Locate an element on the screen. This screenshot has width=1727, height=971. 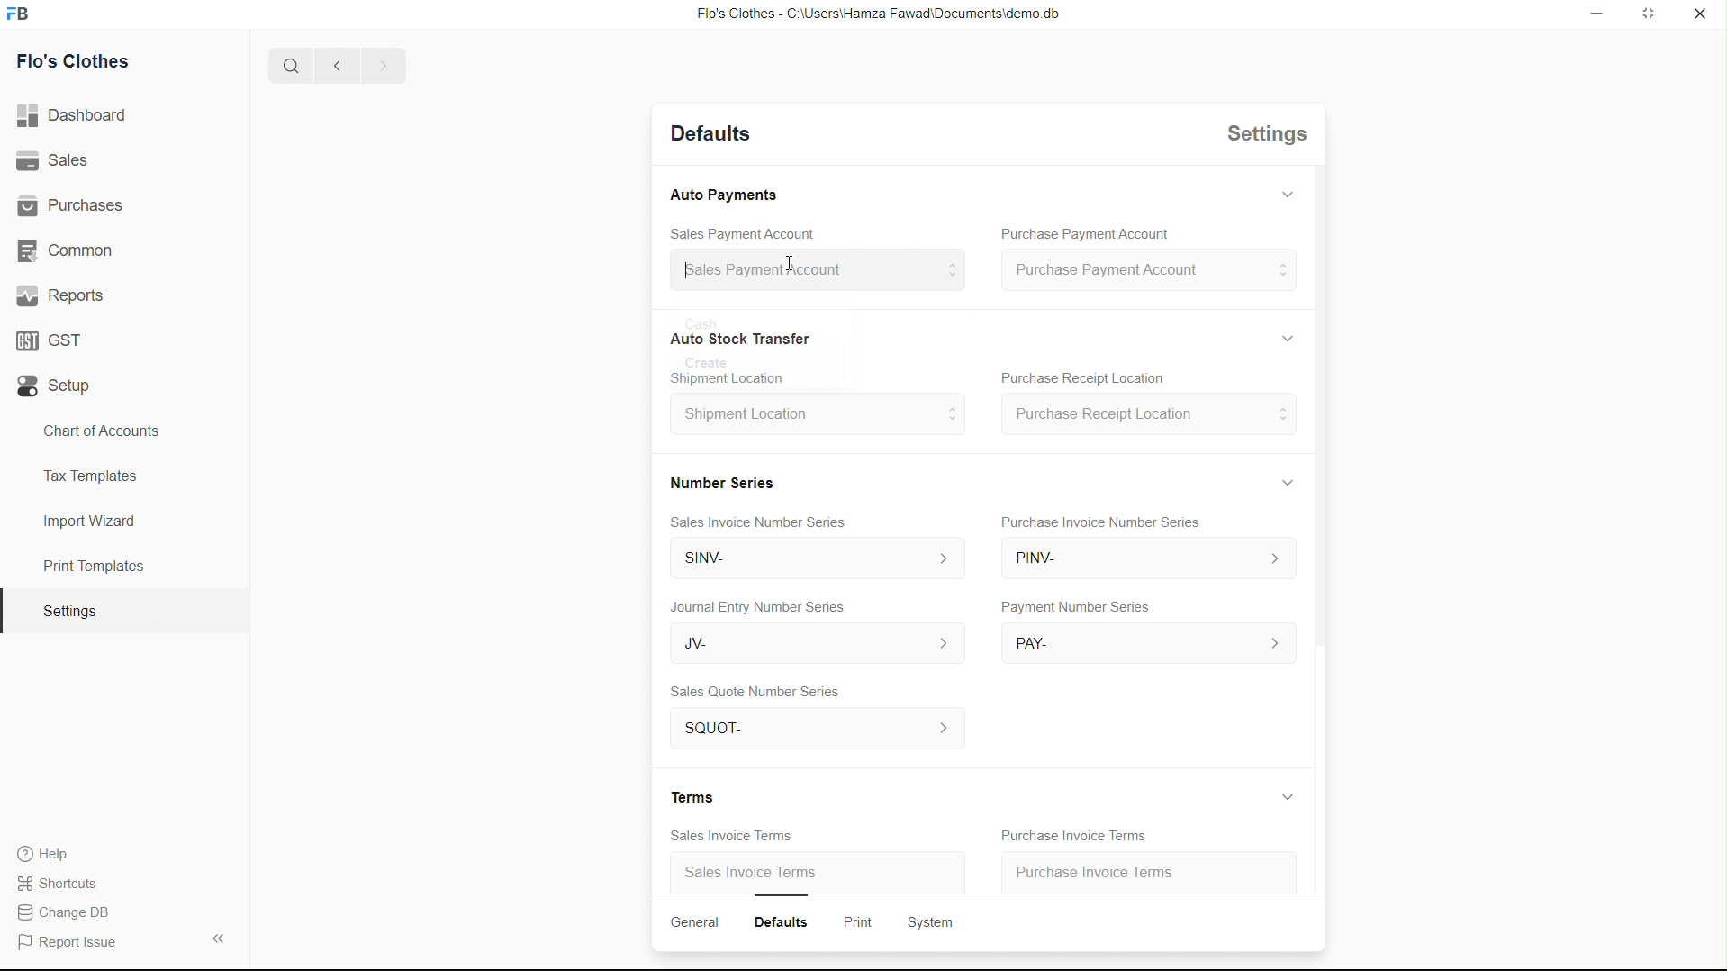
Hide  is located at coordinates (1279, 485).